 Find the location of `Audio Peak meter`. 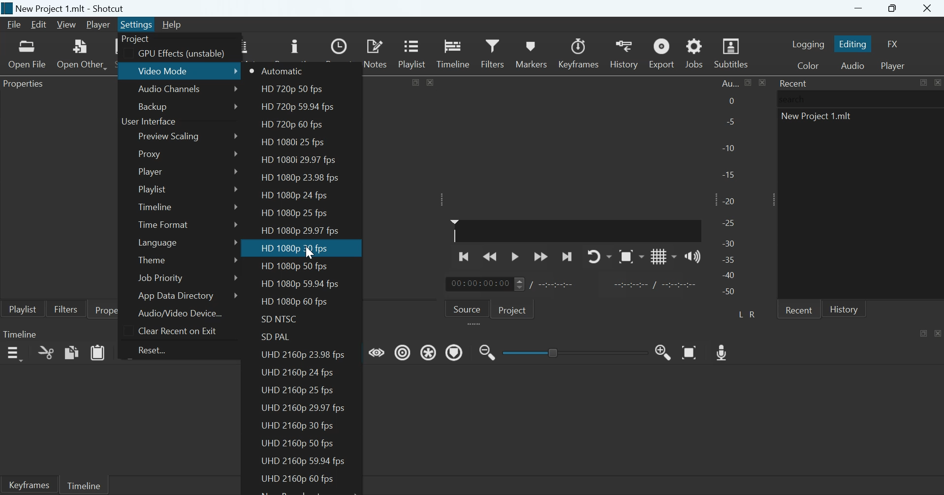

Audio Peak meter is located at coordinates (730, 189).